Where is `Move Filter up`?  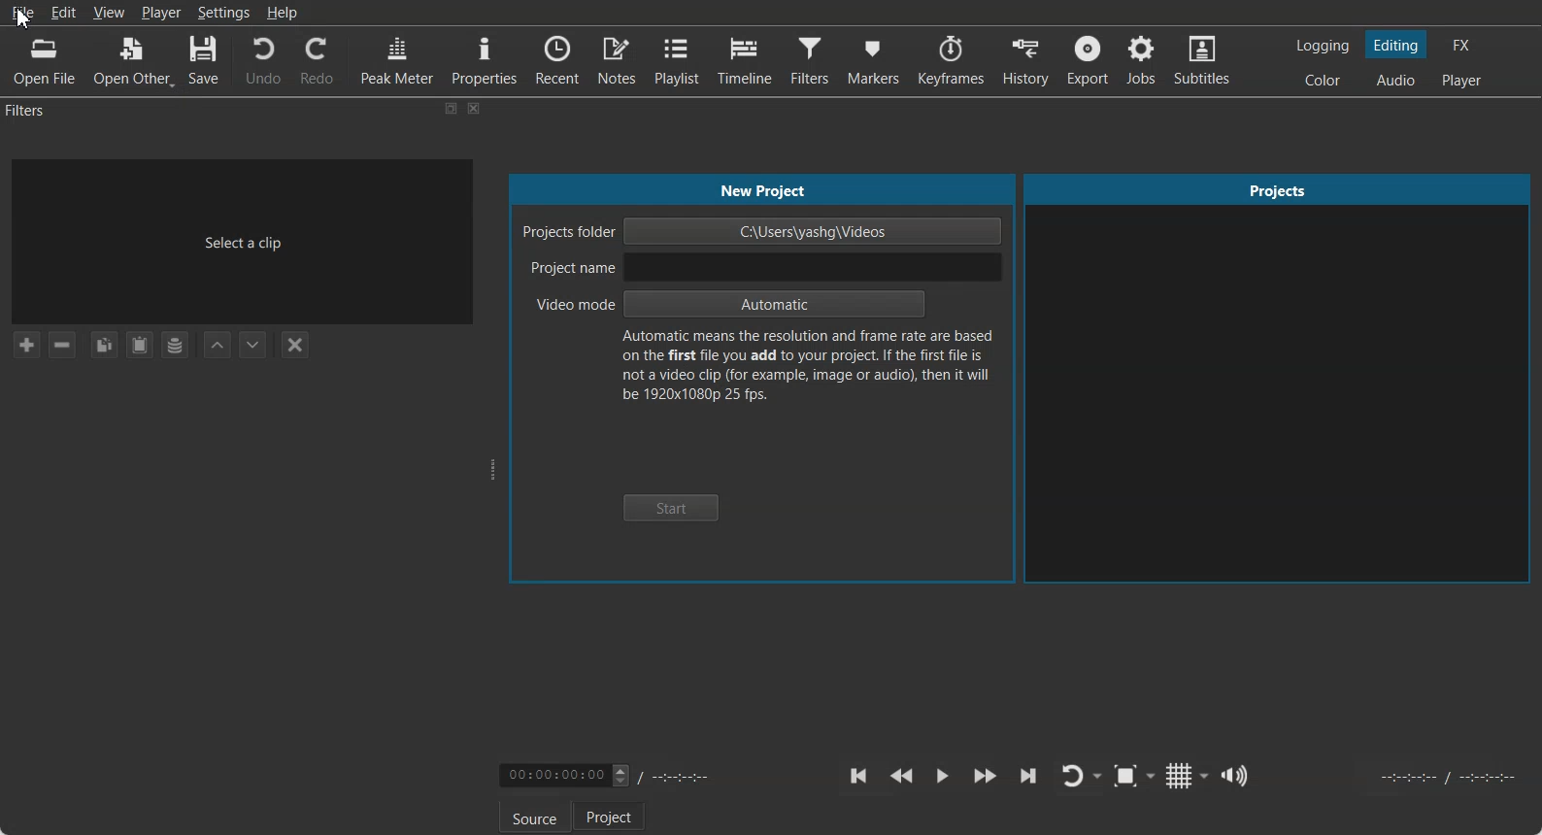 Move Filter up is located at coordinates (218, 346).